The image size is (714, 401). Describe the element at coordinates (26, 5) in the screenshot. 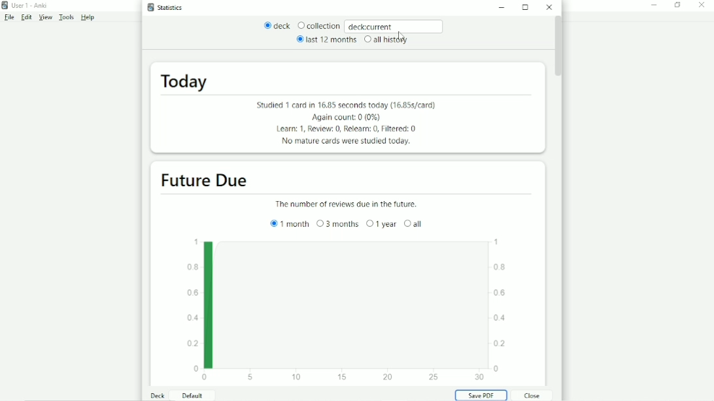

I see `User 1 - Anki` at that location.